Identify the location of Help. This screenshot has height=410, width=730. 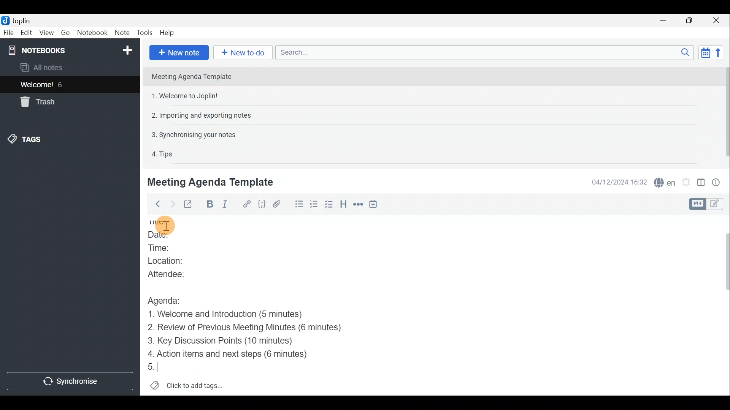
(168, 33).